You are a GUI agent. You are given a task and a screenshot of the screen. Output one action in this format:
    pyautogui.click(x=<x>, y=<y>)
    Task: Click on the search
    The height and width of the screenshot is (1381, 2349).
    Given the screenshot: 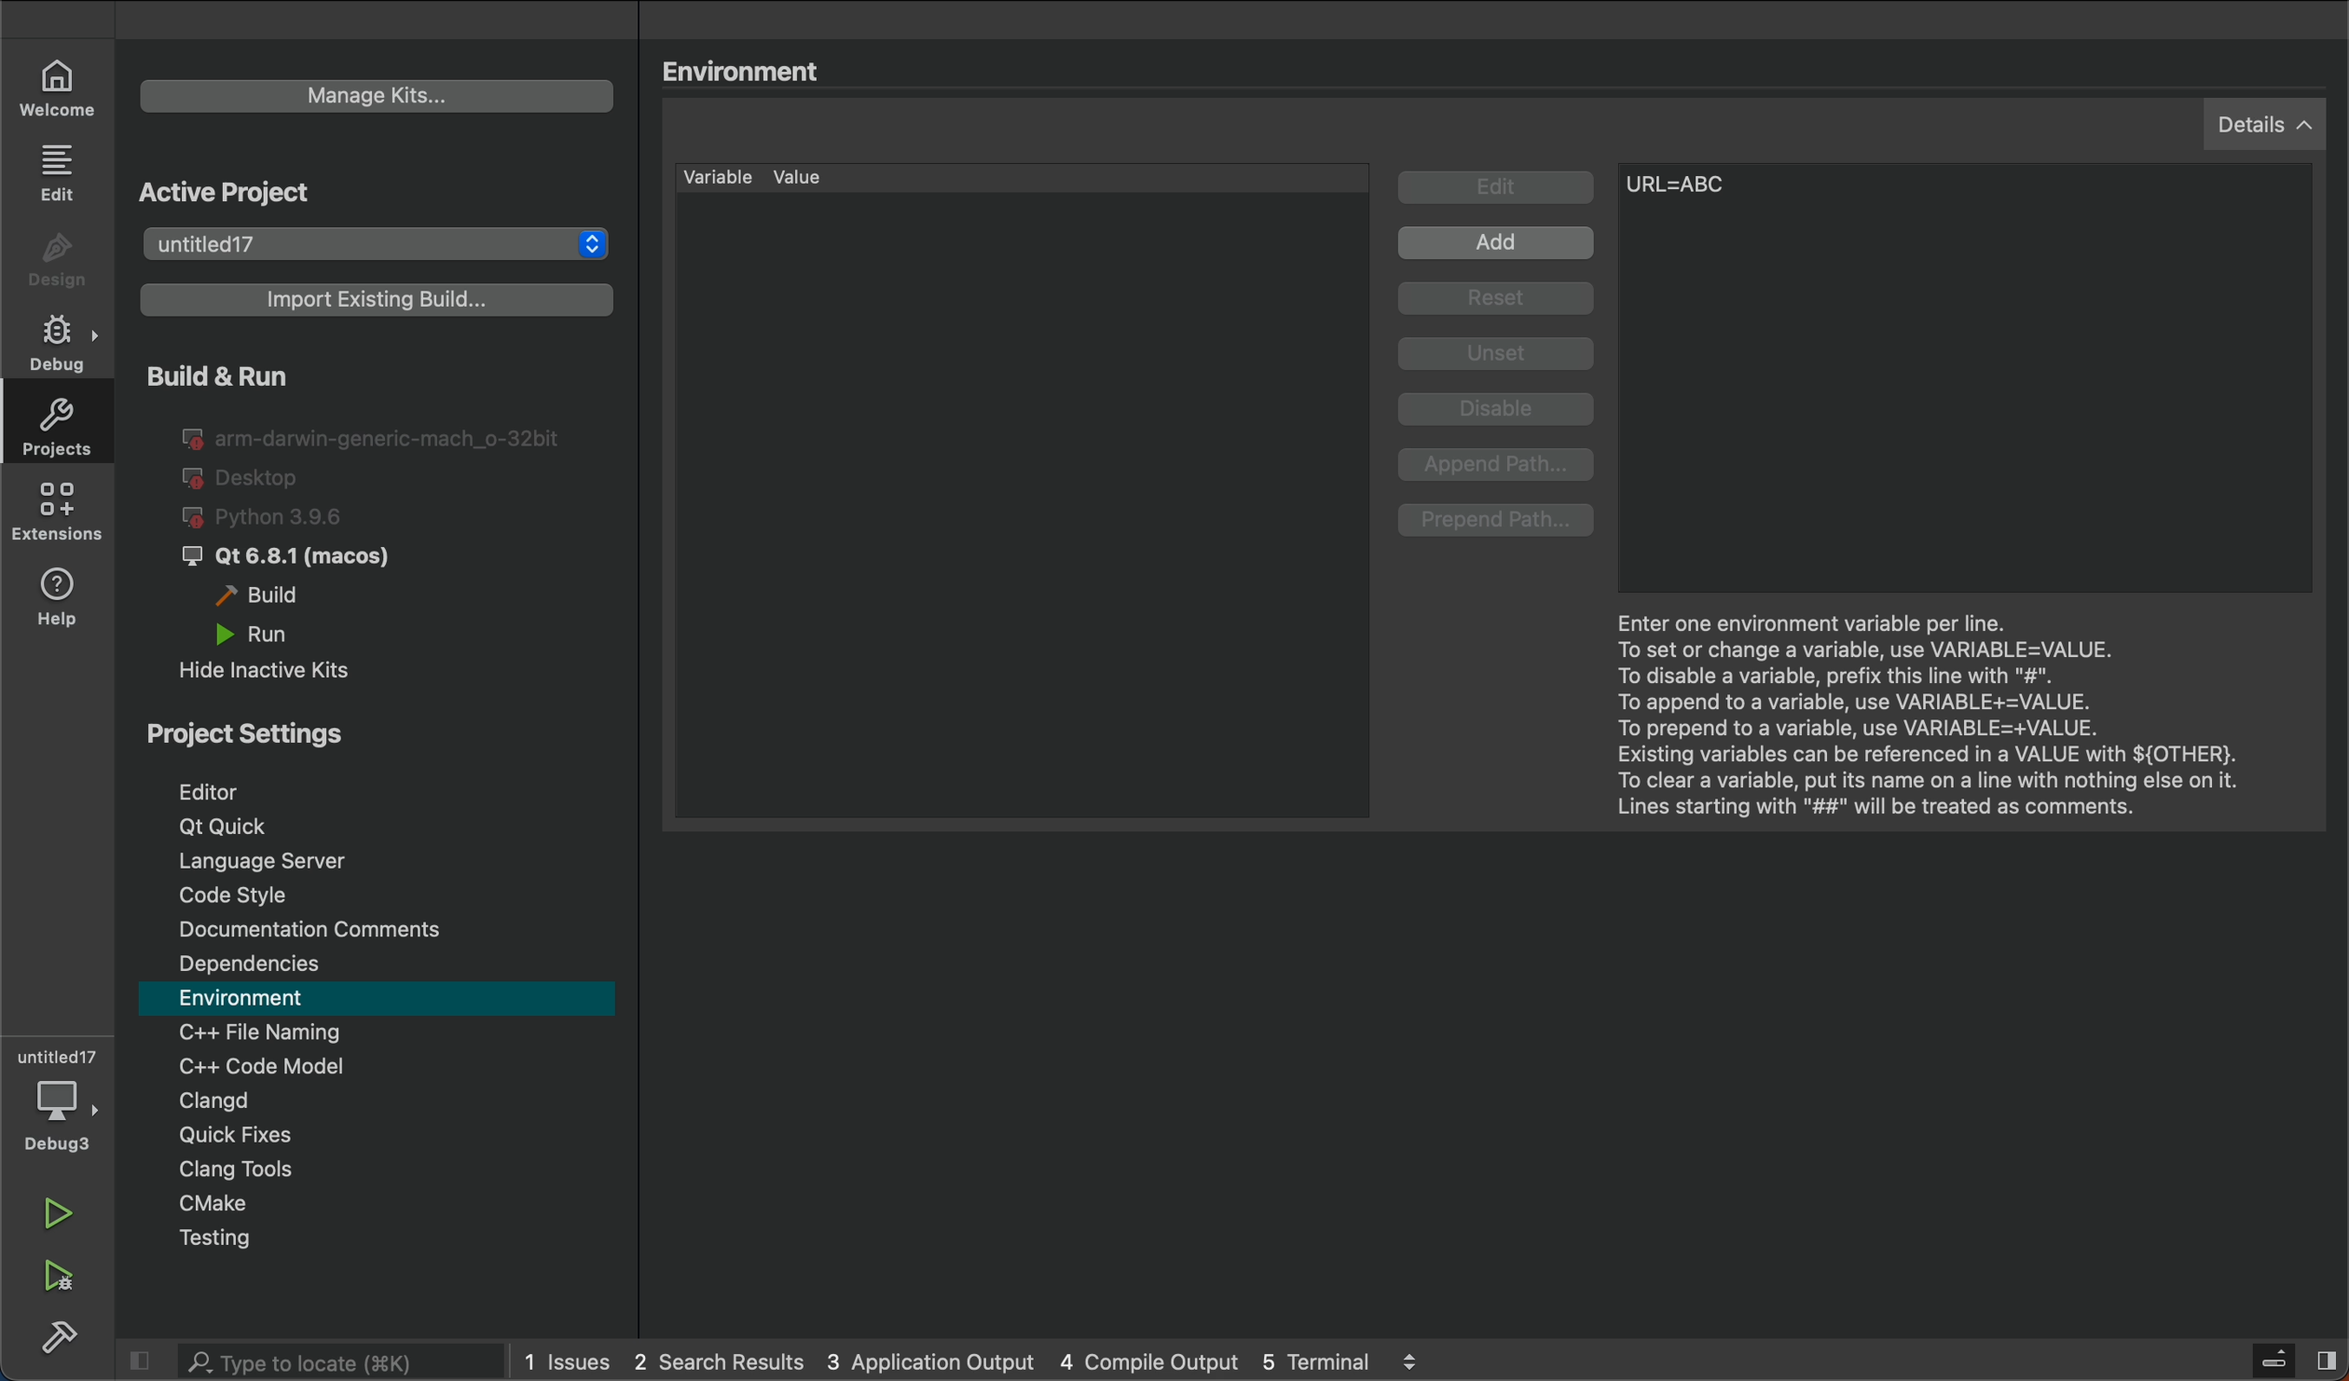 What is the action you would take?
    pyautogui.click(x=303, y=1360)
    